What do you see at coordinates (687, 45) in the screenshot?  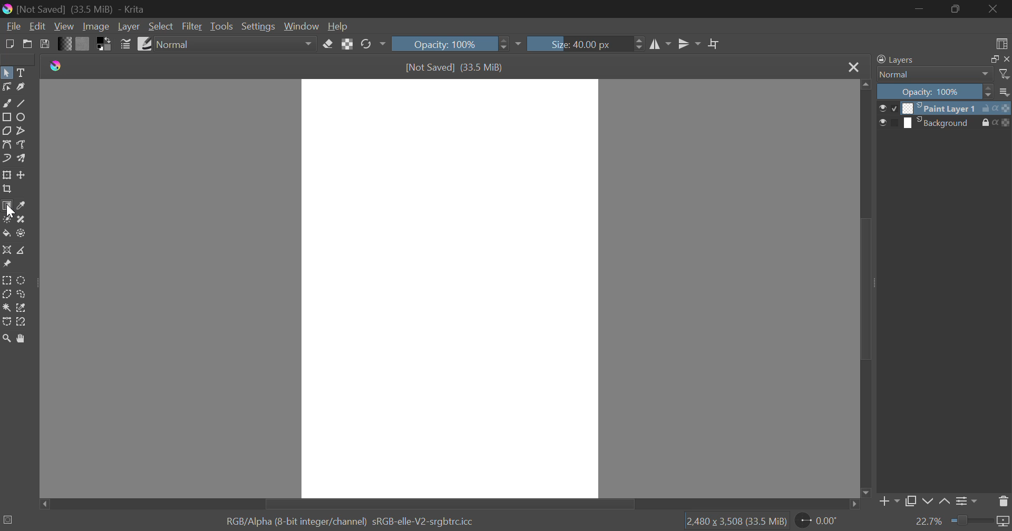 I see `Horizontal Mirror Flip` at bounding box center [687, 45].